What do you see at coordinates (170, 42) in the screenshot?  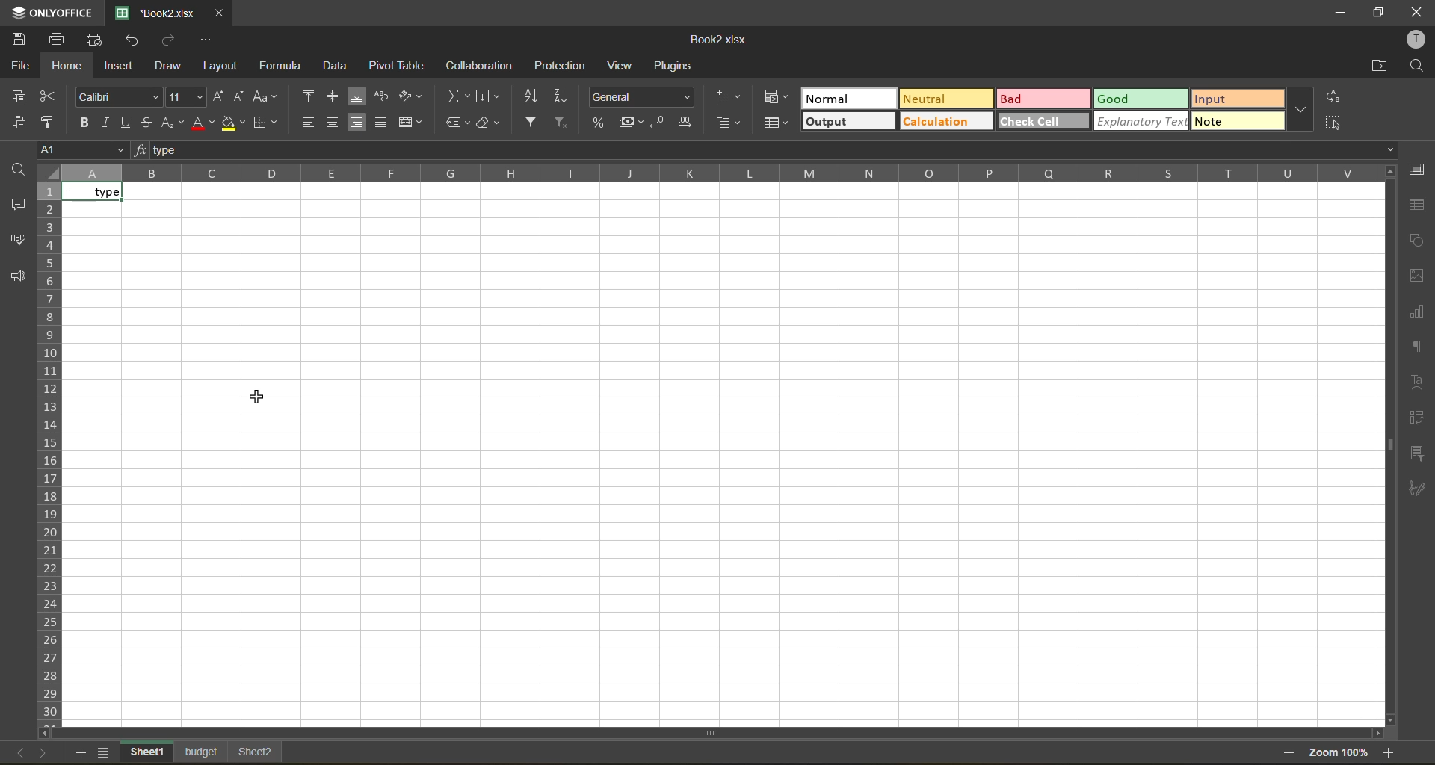 I see `redo` at bounding box center [170, 42].